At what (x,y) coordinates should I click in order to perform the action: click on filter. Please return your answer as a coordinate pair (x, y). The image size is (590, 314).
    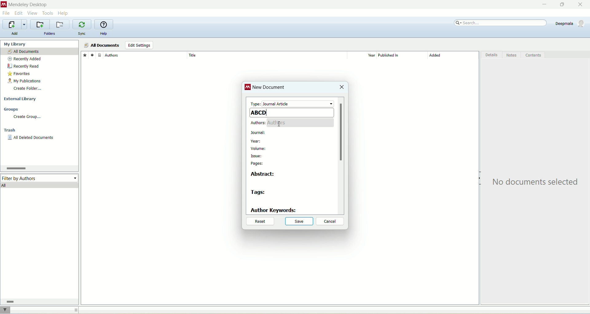
    Looking at the image, I should click on (6, 310).